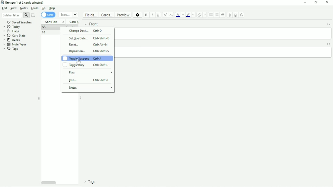  Describe the element at coordinates (193, 15) in the screenshot. I see `Change color` at that location.